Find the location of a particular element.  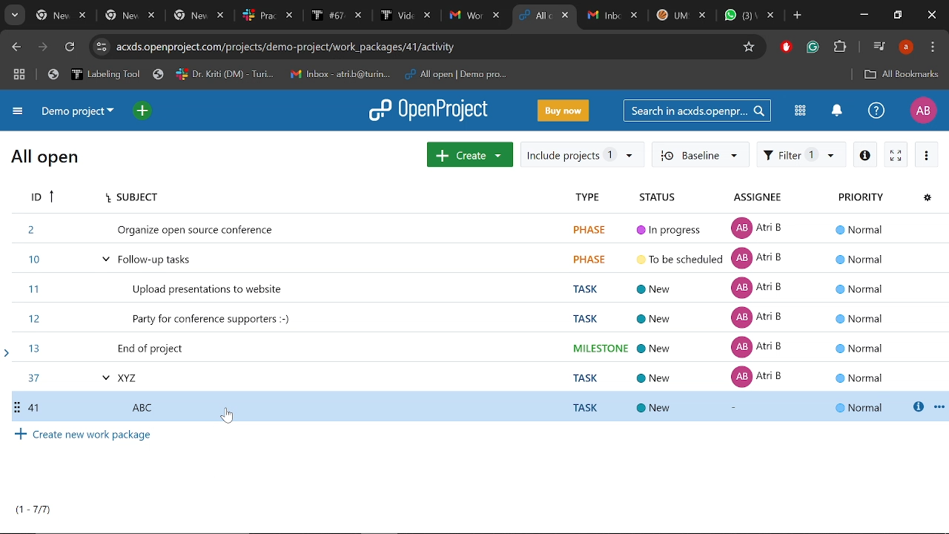

Control and customize chrome is located at coordinates (933, 47).